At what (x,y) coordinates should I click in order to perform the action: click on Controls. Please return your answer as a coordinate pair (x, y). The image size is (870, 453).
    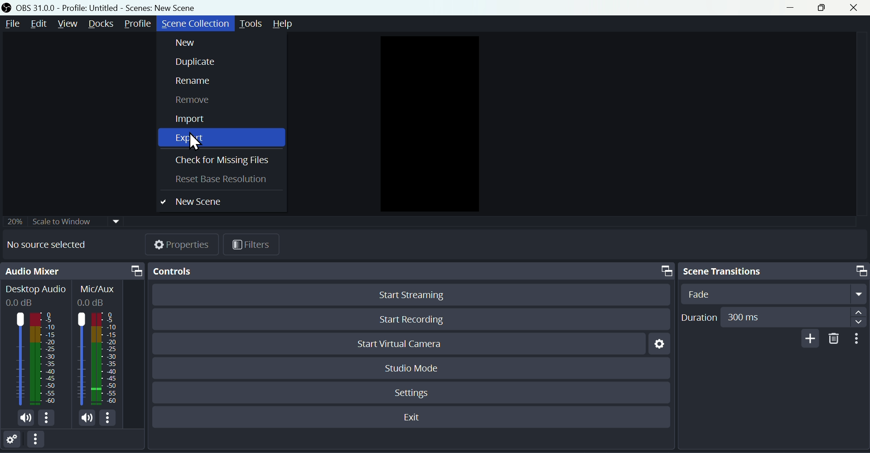
    Looking at the image, I should click on (408, 270).